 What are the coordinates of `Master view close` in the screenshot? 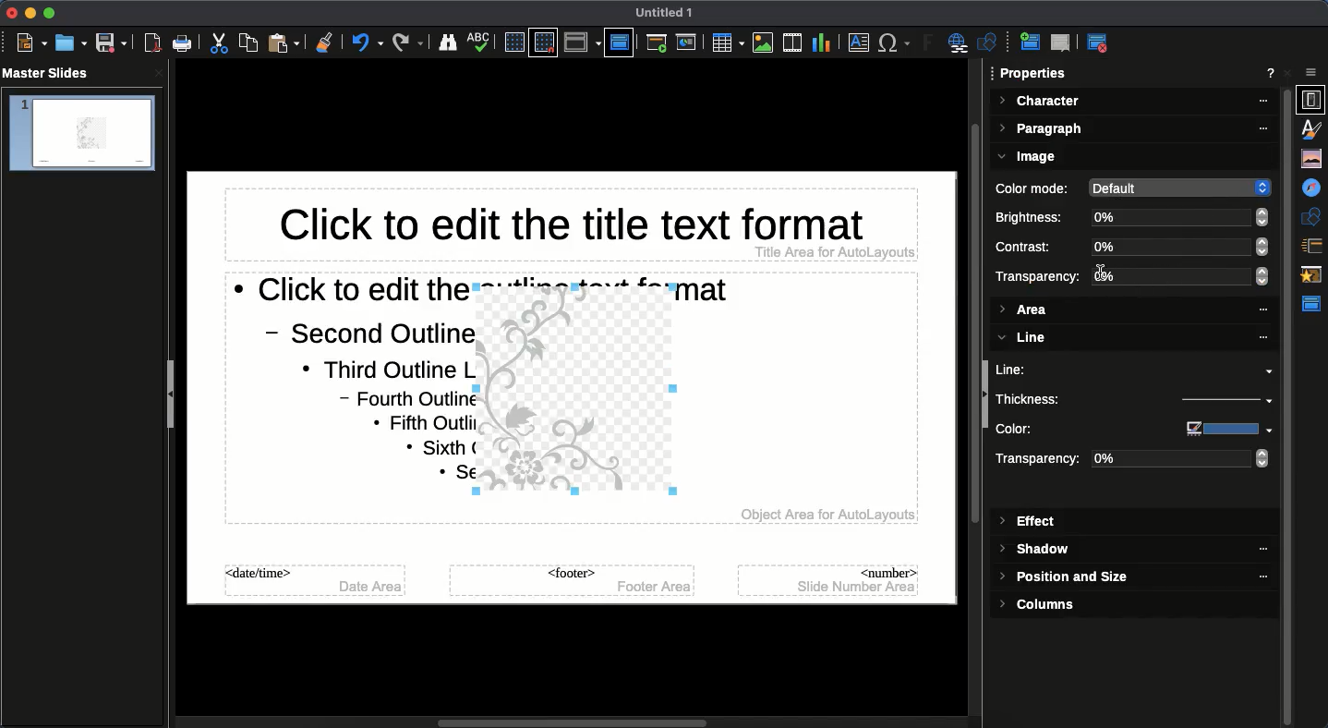 It's located at (1101, 42).